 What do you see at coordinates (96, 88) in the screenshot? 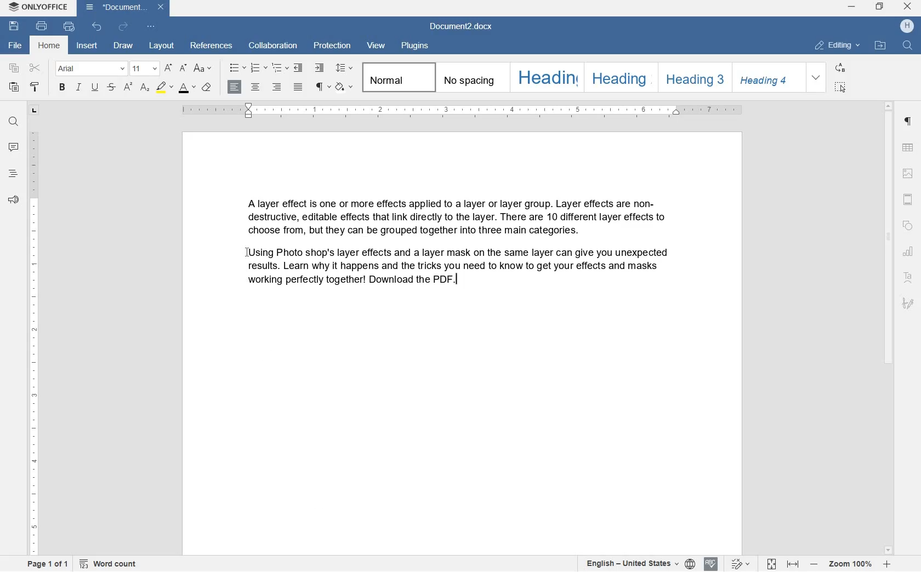
I see `UNDERLINE` at bounding box center [96, 88].